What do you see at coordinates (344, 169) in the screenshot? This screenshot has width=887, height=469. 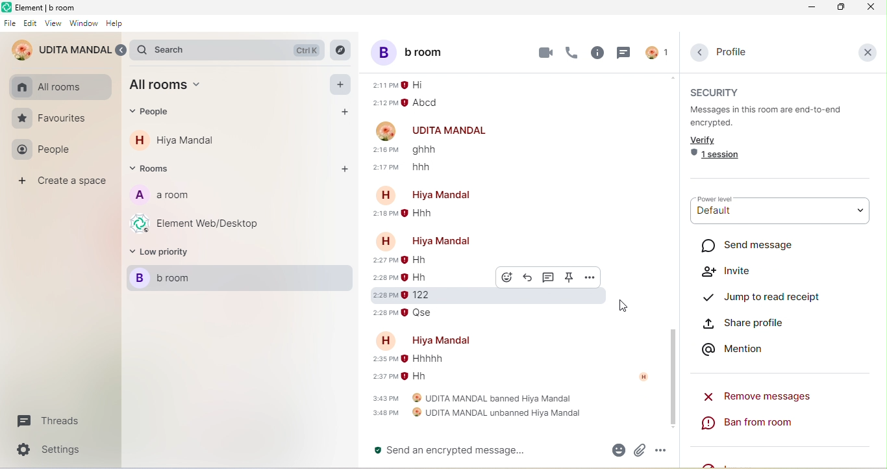 I see `add rooms` at bounding box center [344, 169].